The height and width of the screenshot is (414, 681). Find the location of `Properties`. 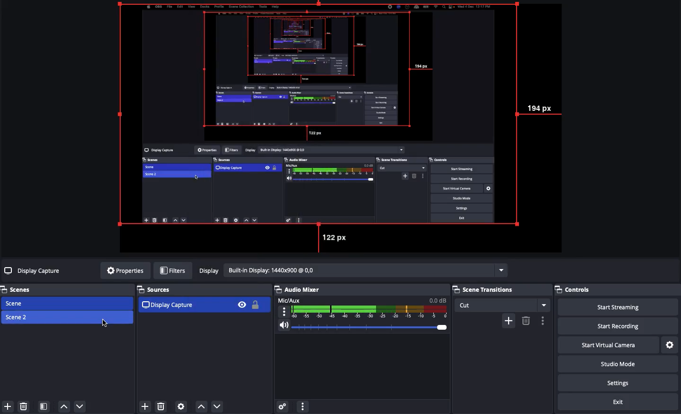

Properties is located at coordinates (125, 270).